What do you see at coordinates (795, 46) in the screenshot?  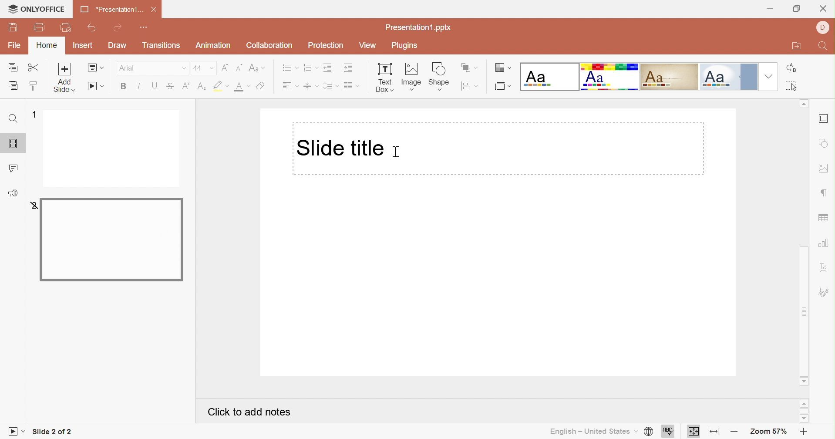 I see `Open file location` at bounding box center [795, 46].